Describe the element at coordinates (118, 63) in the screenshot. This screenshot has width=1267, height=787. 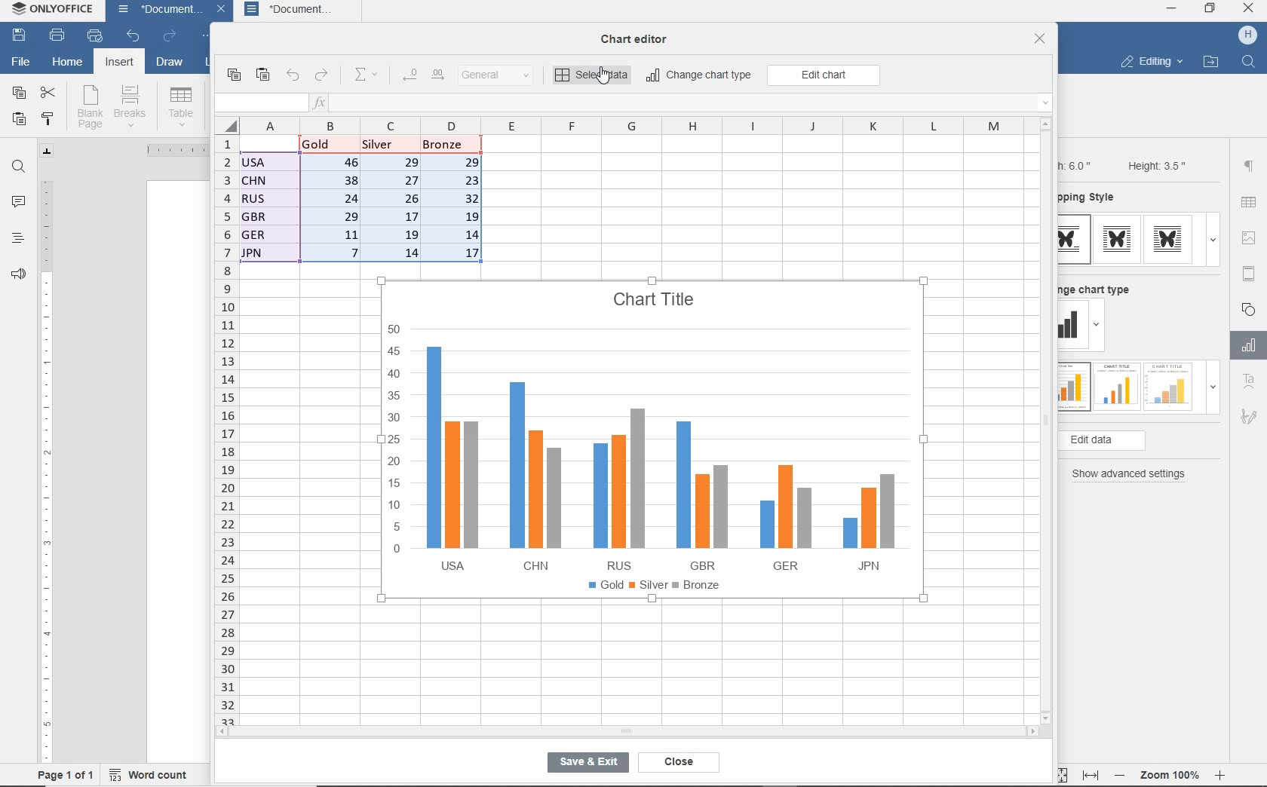
I see `insert` at that location.